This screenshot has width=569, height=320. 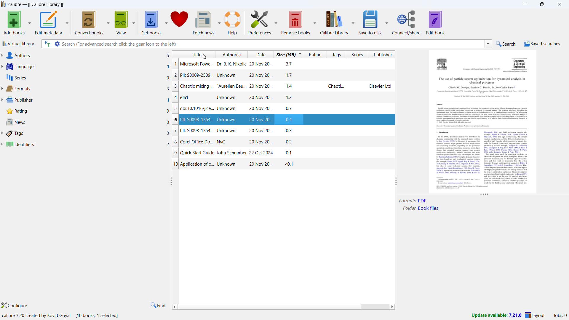 I want to click on scroll left, so click(x=174, y=306).